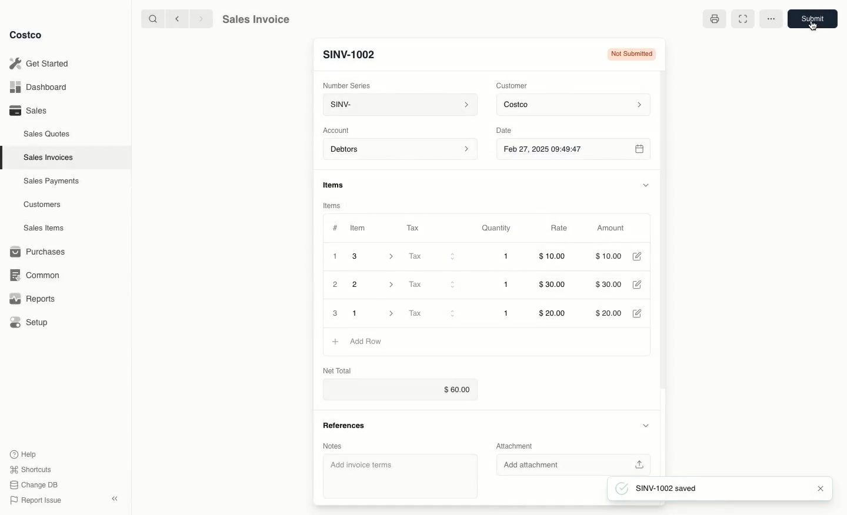 The width and height of the screenshot is (847, 515). What do you see at coordinates (401, 150) in the screenshot?
I see `Debtors` at bounding box center [401, 150].